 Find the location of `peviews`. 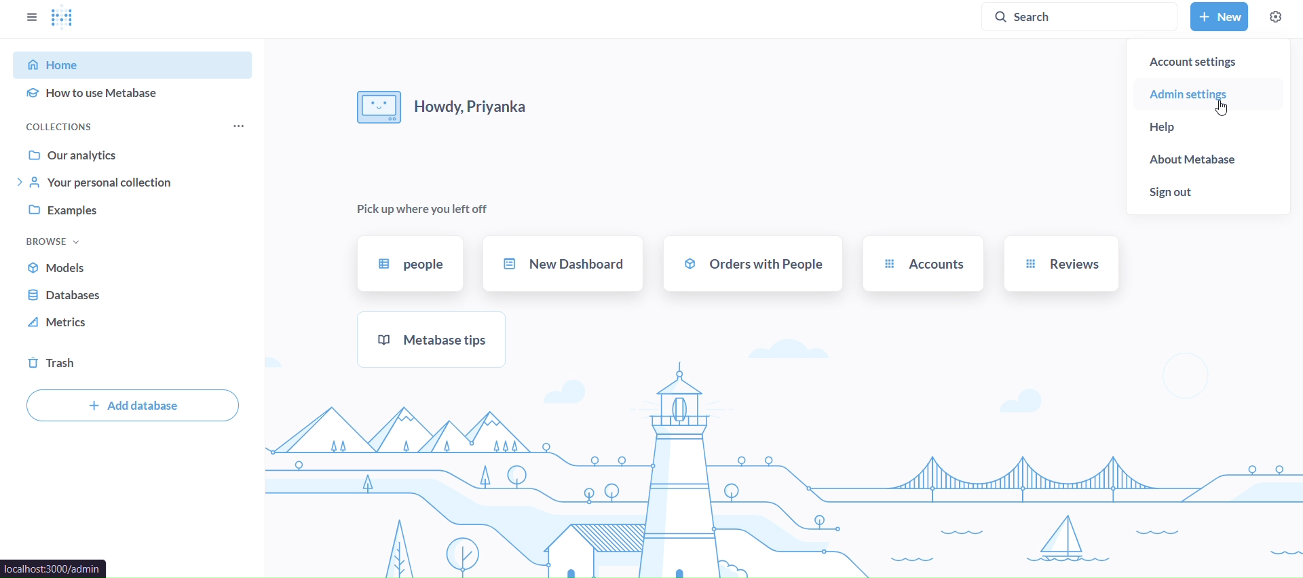

peviews is located at coordinates (1061, 263).